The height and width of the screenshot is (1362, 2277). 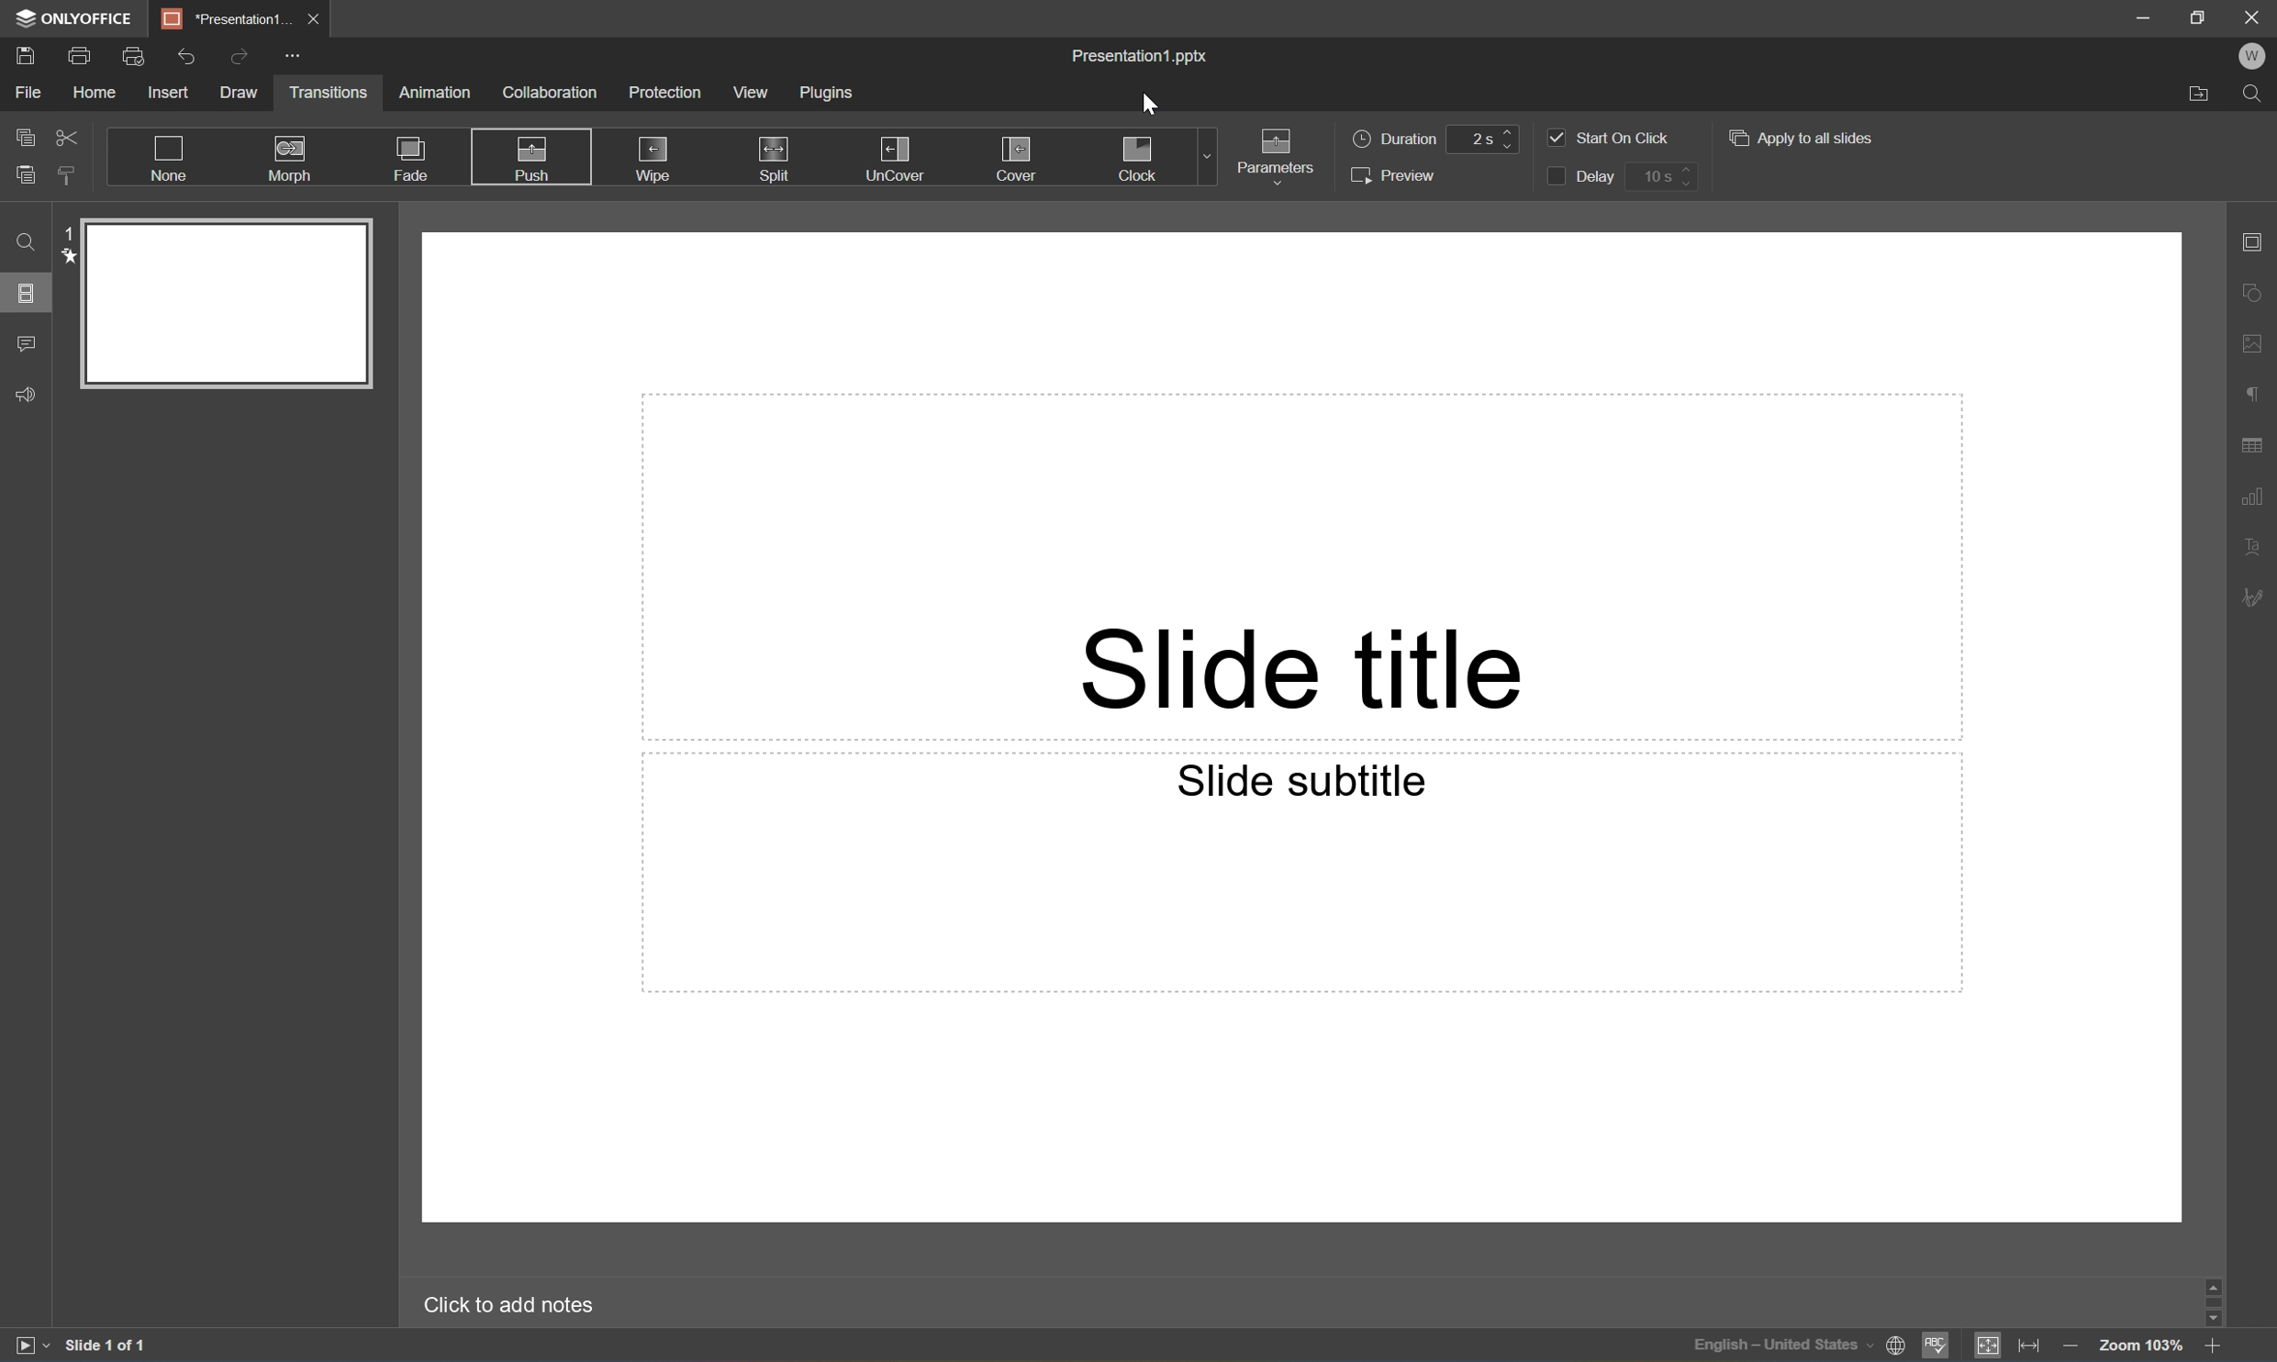 I want to click on Zoom 103%, so click(x=2137, y=1347).